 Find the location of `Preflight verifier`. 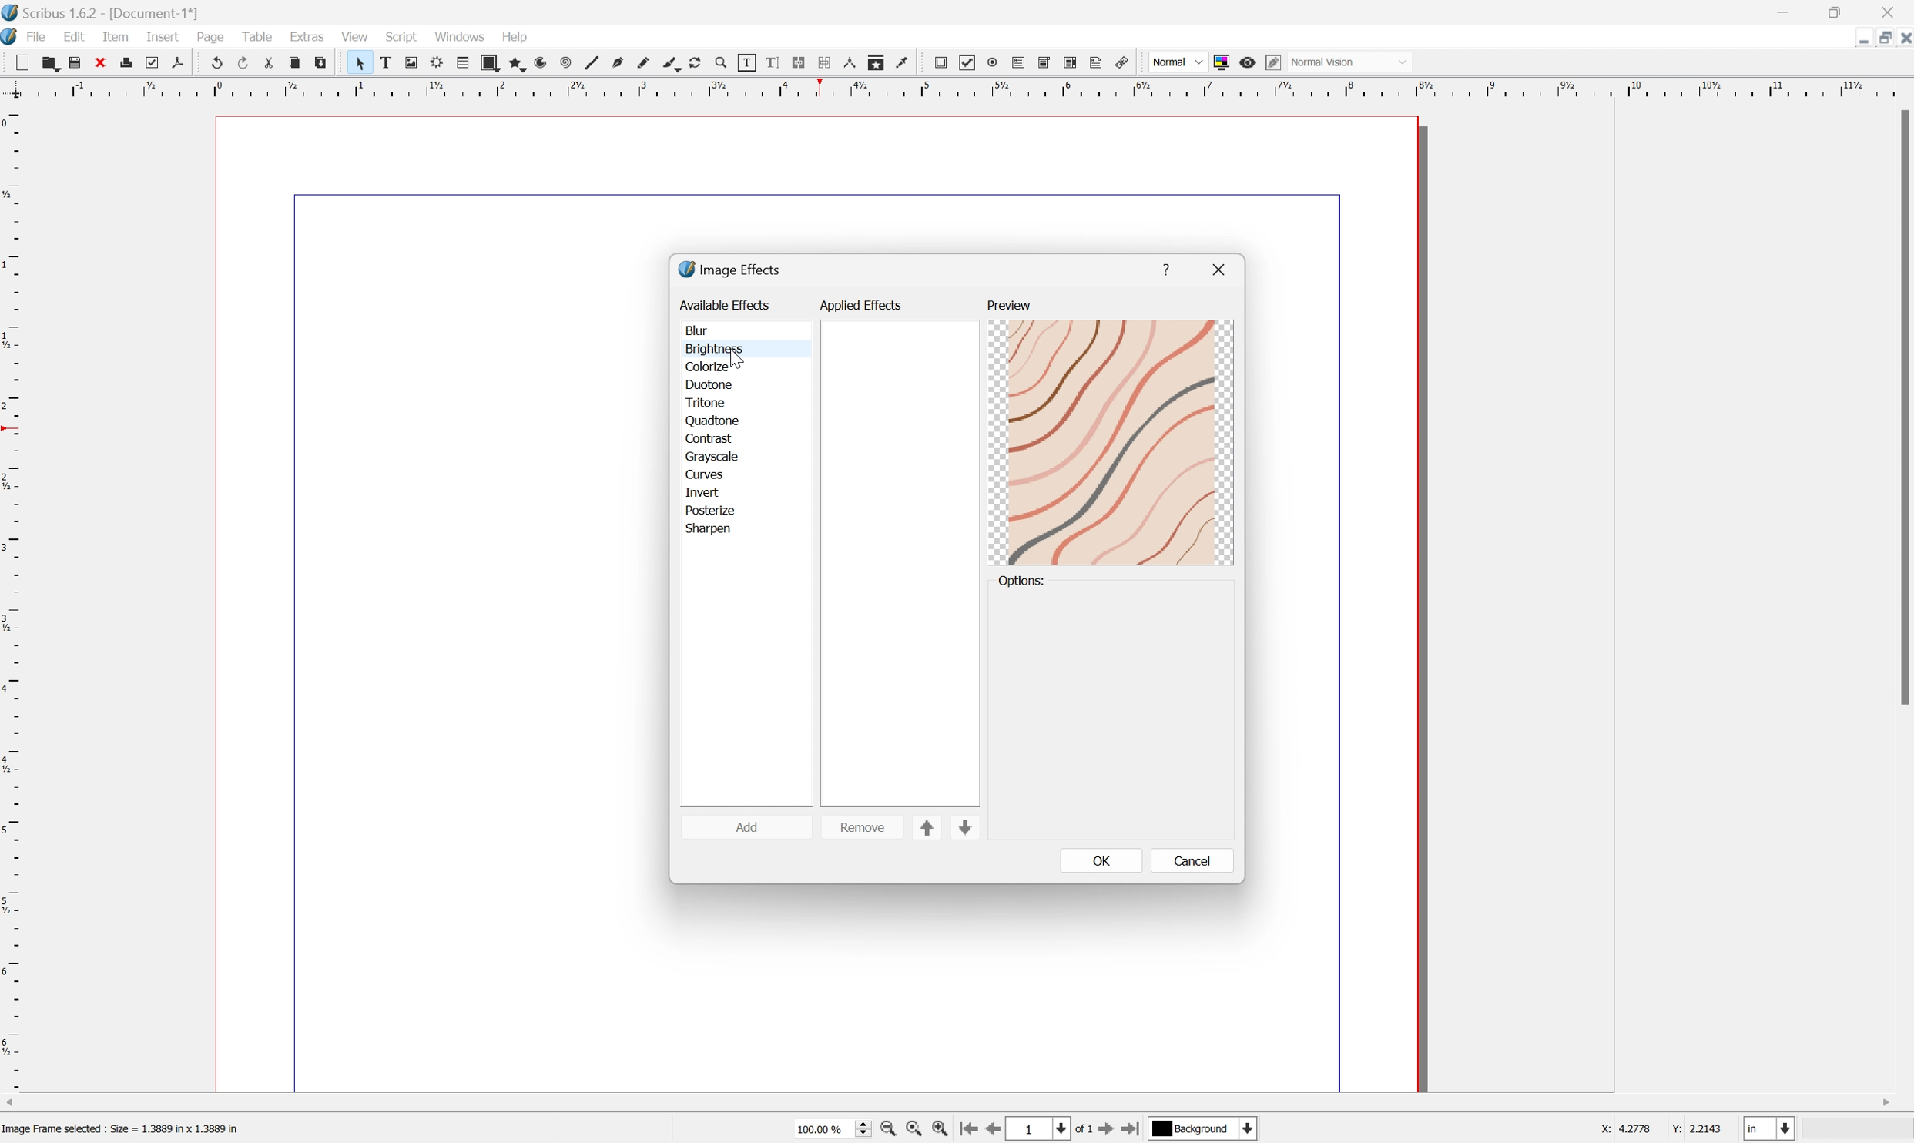

Preflight verifier is located at coordinates (153, 62).